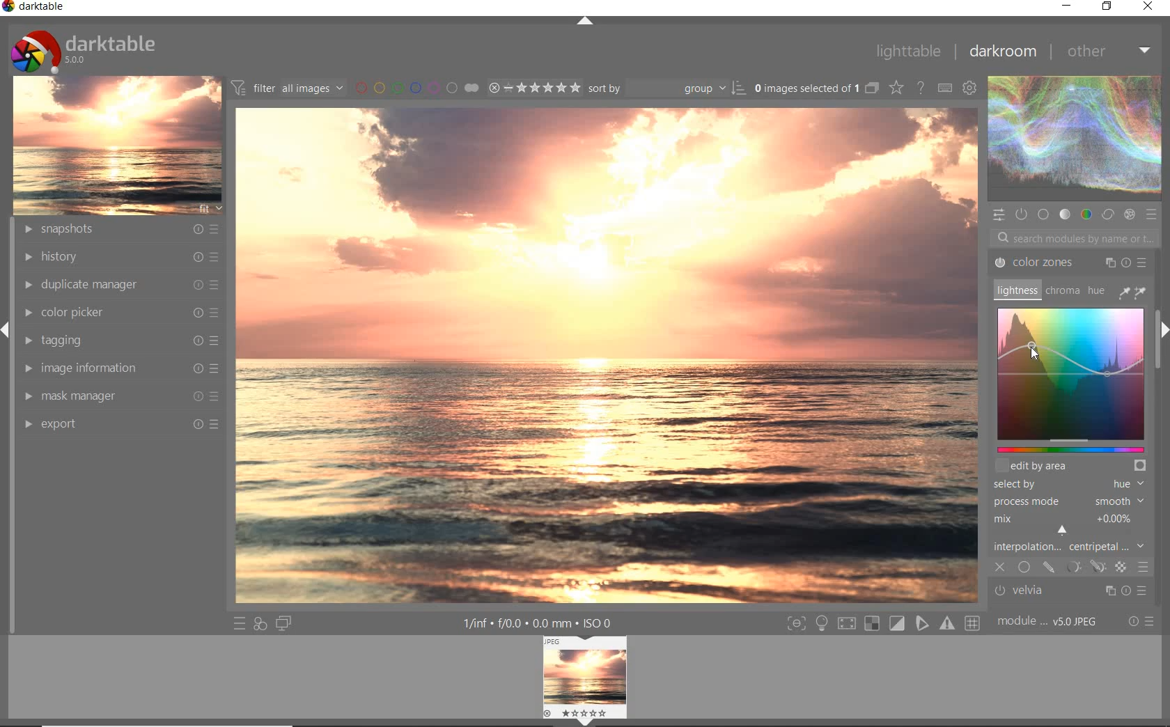 The width and height of the screenshot is (1170, 727). I want to click on CORRECT, so click(1108, 215).